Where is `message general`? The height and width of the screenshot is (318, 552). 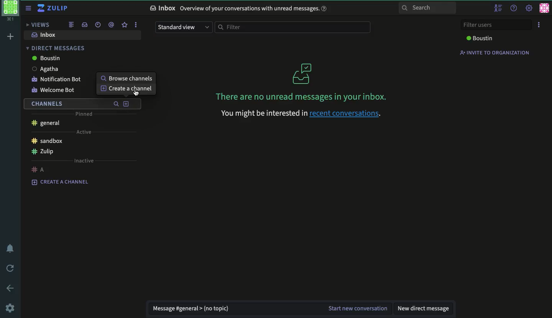
message general is located at coordinates (191, 309).